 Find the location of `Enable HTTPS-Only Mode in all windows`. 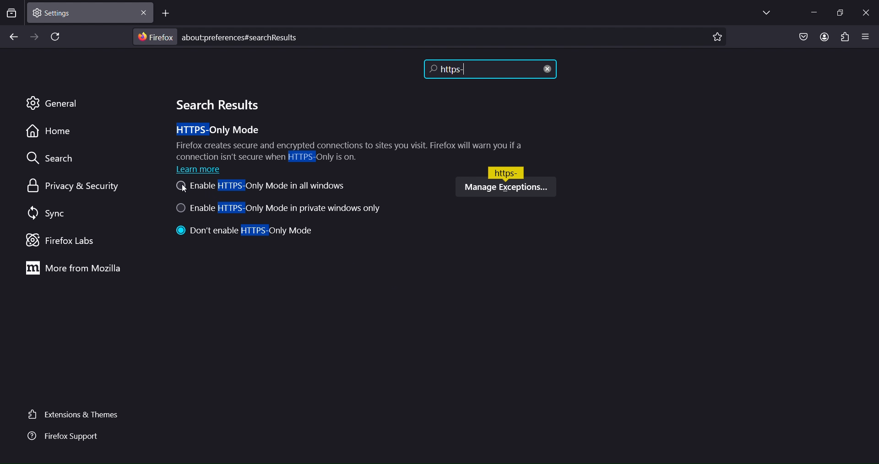

Enable HTTPS-Only Mode in all windows is located at coordinates (260, 188).